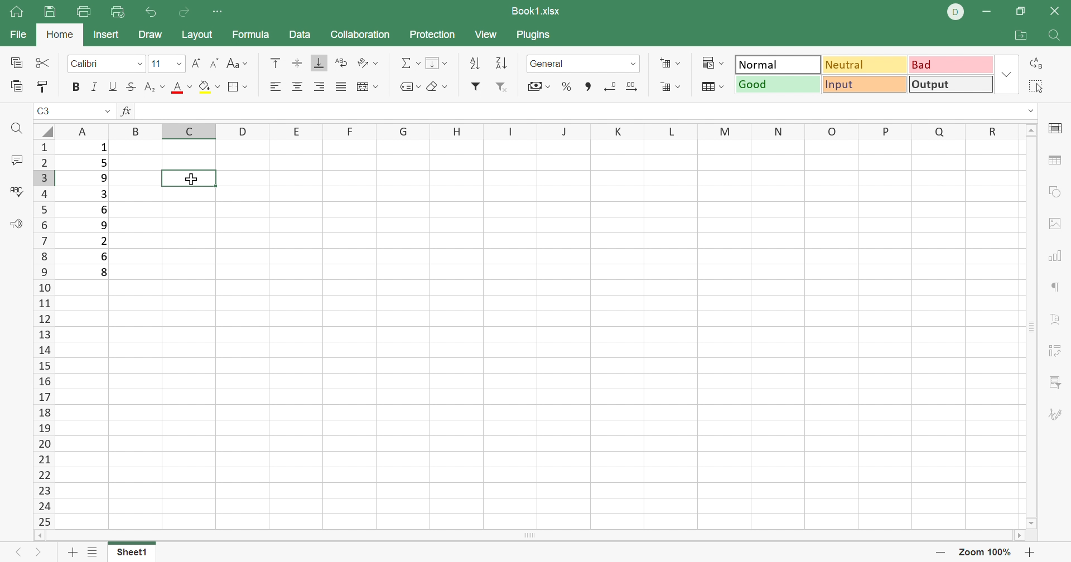  I want to click on Paste, so click(16, 85).